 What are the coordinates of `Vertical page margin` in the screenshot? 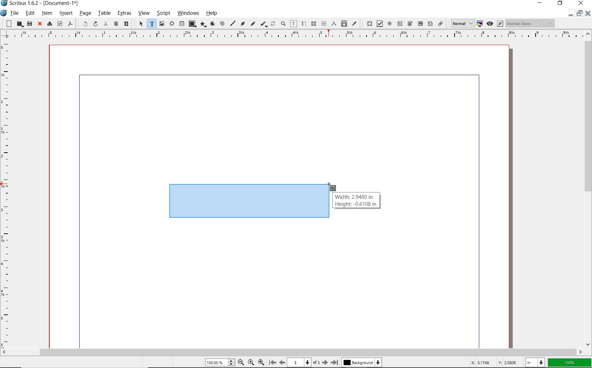 It's located at (289, 35).